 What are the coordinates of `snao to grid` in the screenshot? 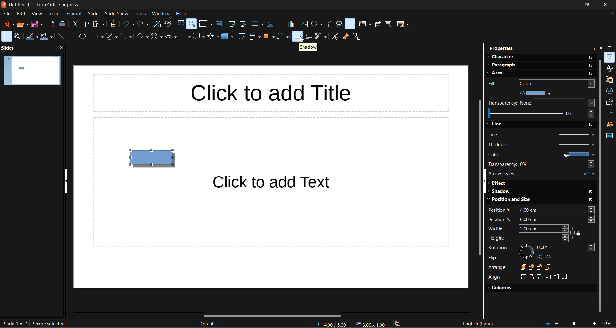 It's located at (191, 24).